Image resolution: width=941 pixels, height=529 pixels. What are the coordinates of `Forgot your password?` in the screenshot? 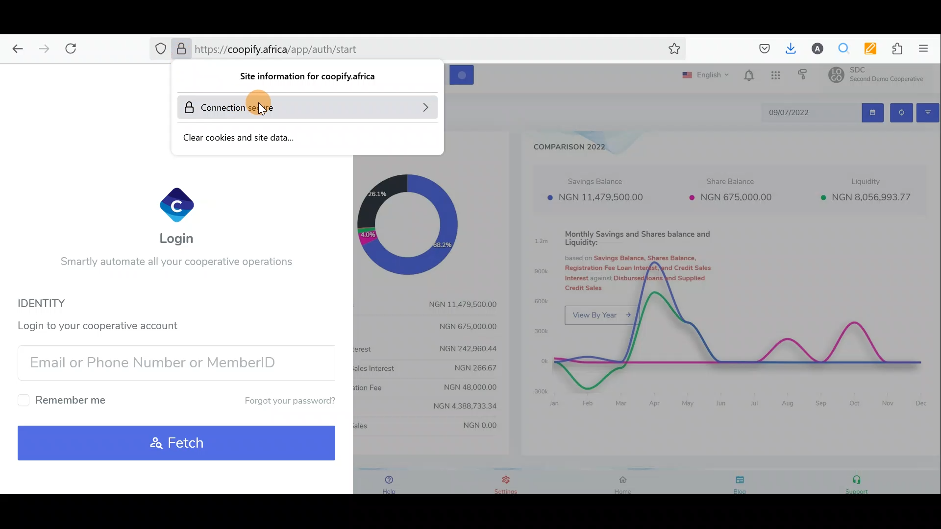 It's located at (281, 401).